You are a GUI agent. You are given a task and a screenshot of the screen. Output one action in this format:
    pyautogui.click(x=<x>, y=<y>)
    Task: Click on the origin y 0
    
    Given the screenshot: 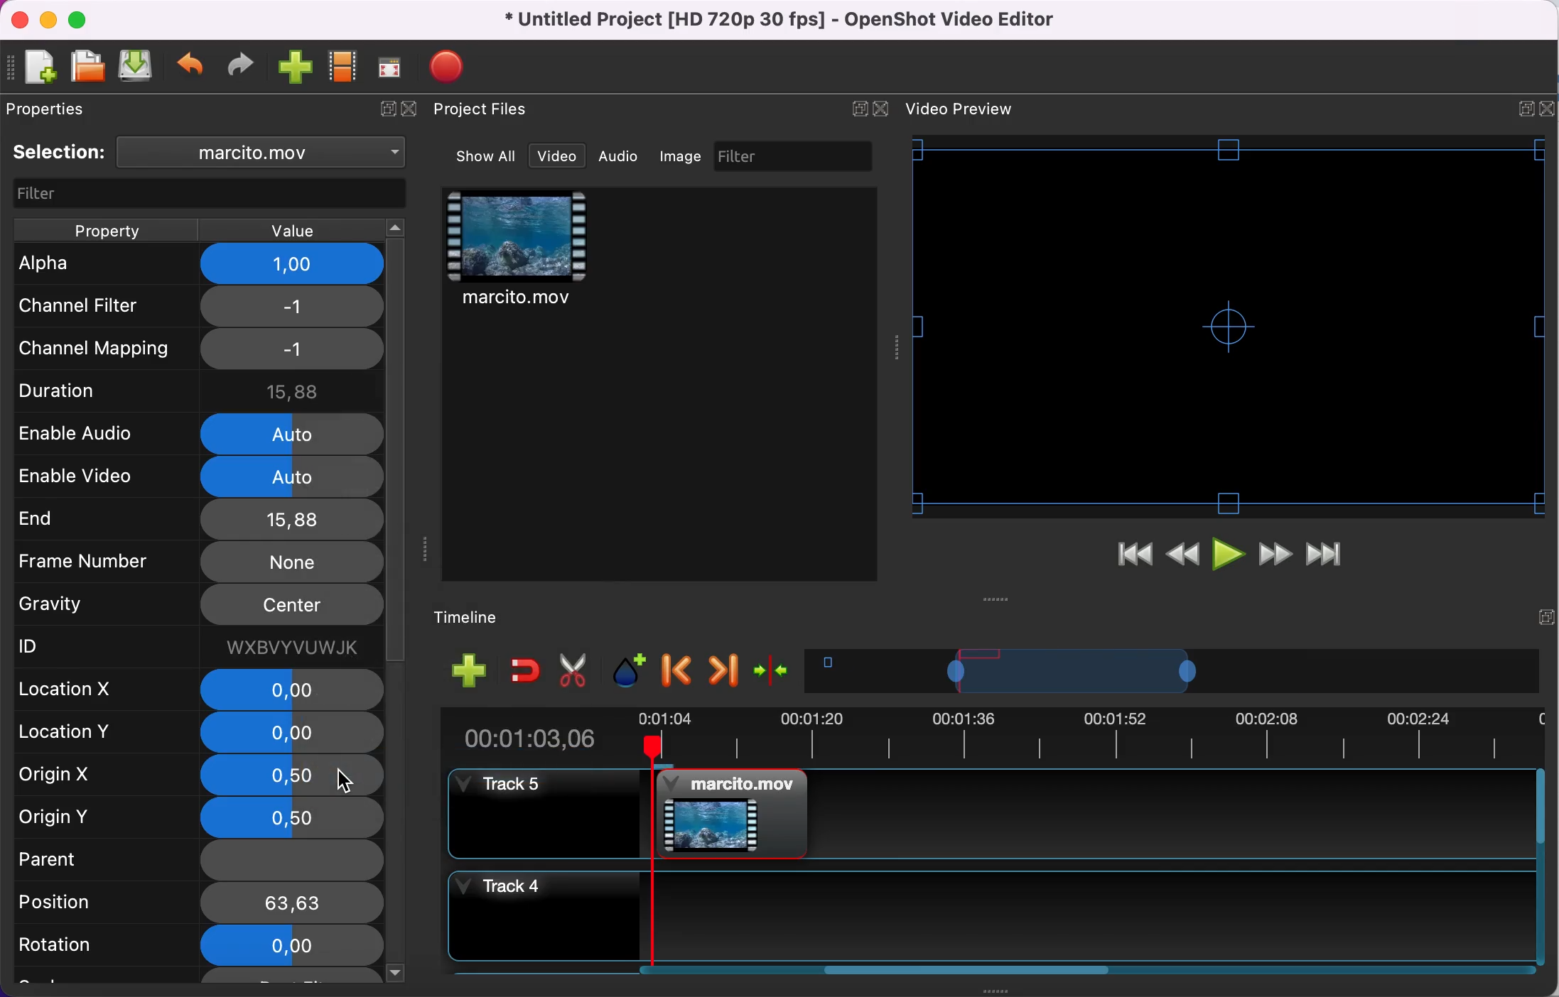 What is the action you would take?
    pyautogui.click(x=199, y=817)
    